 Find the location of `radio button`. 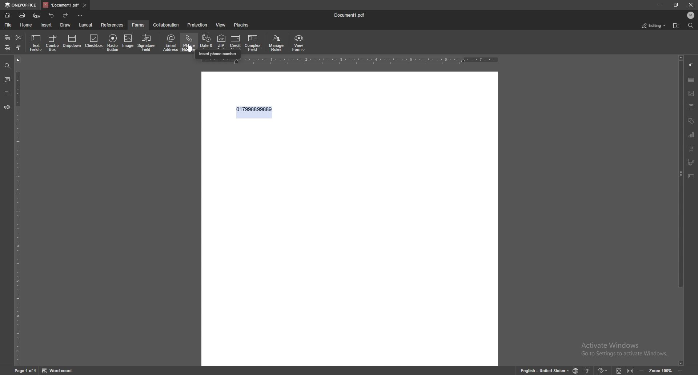

radio button is located at coordinates (112, 43).